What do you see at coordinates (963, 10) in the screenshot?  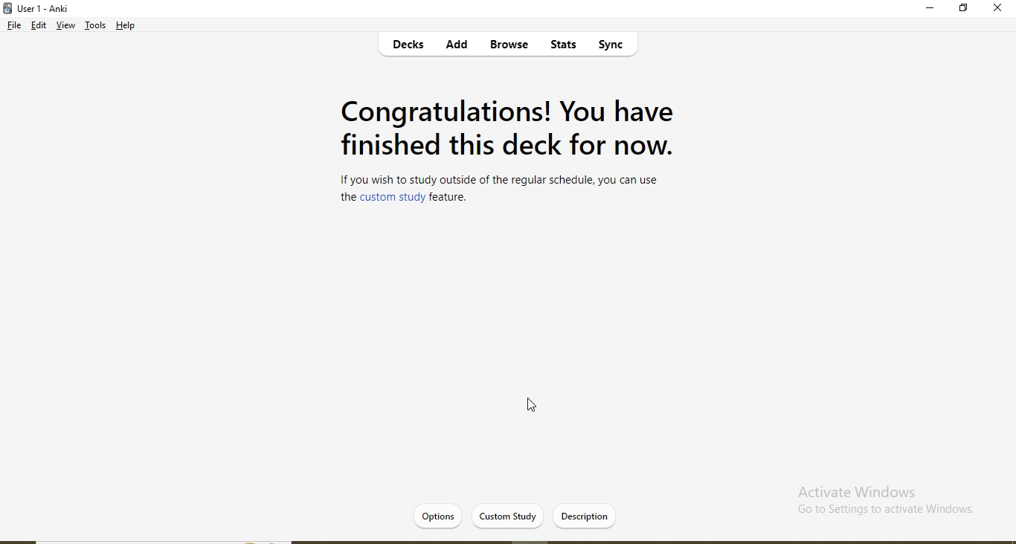 I see `restore` at bounding box center [963, 10].